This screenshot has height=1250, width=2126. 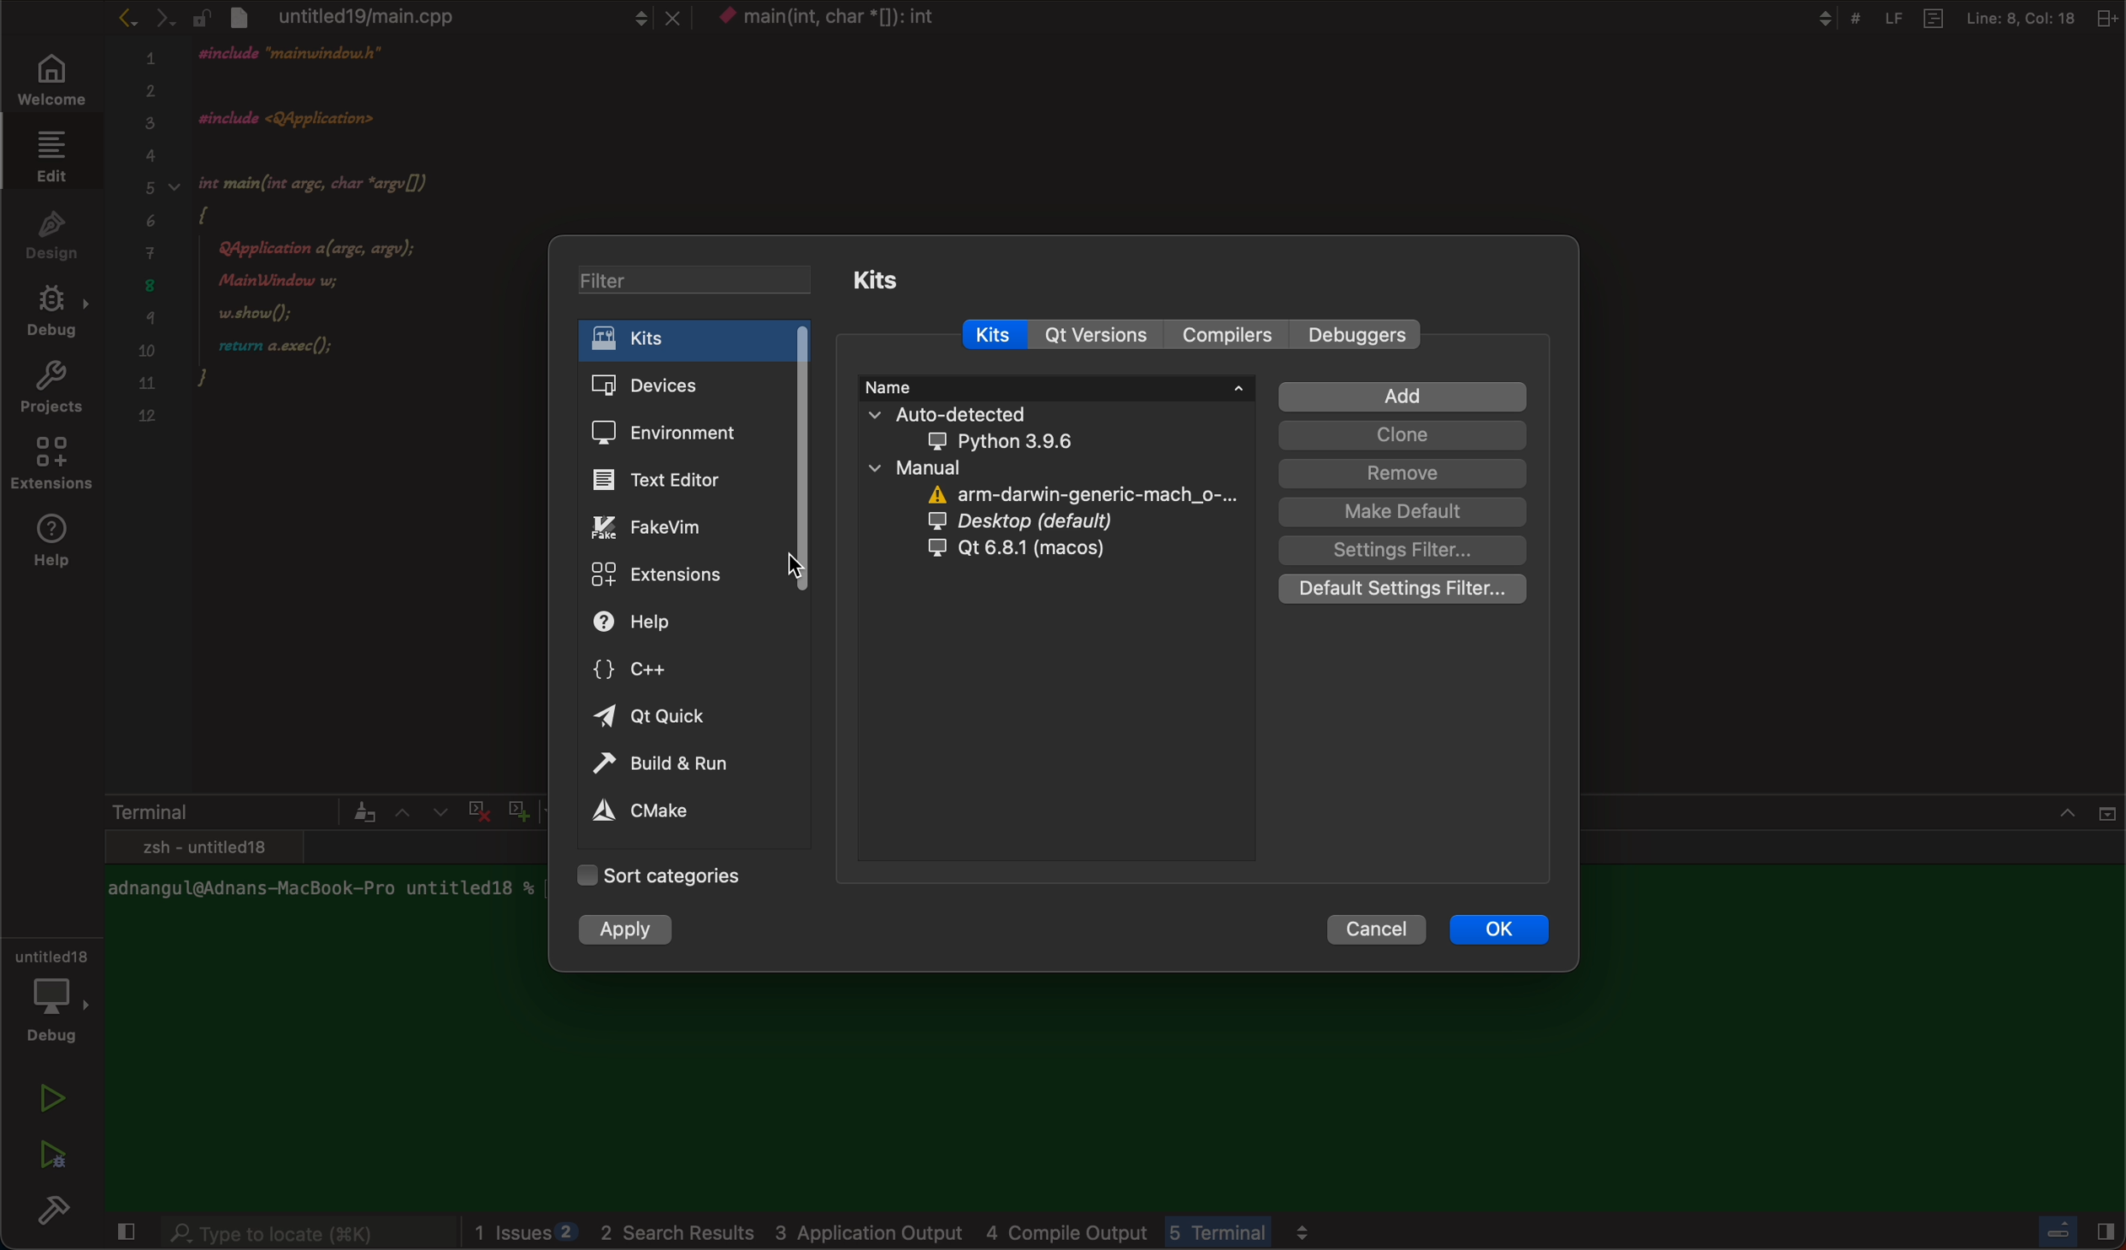 I want to click on code, so click(x=351, y=255).